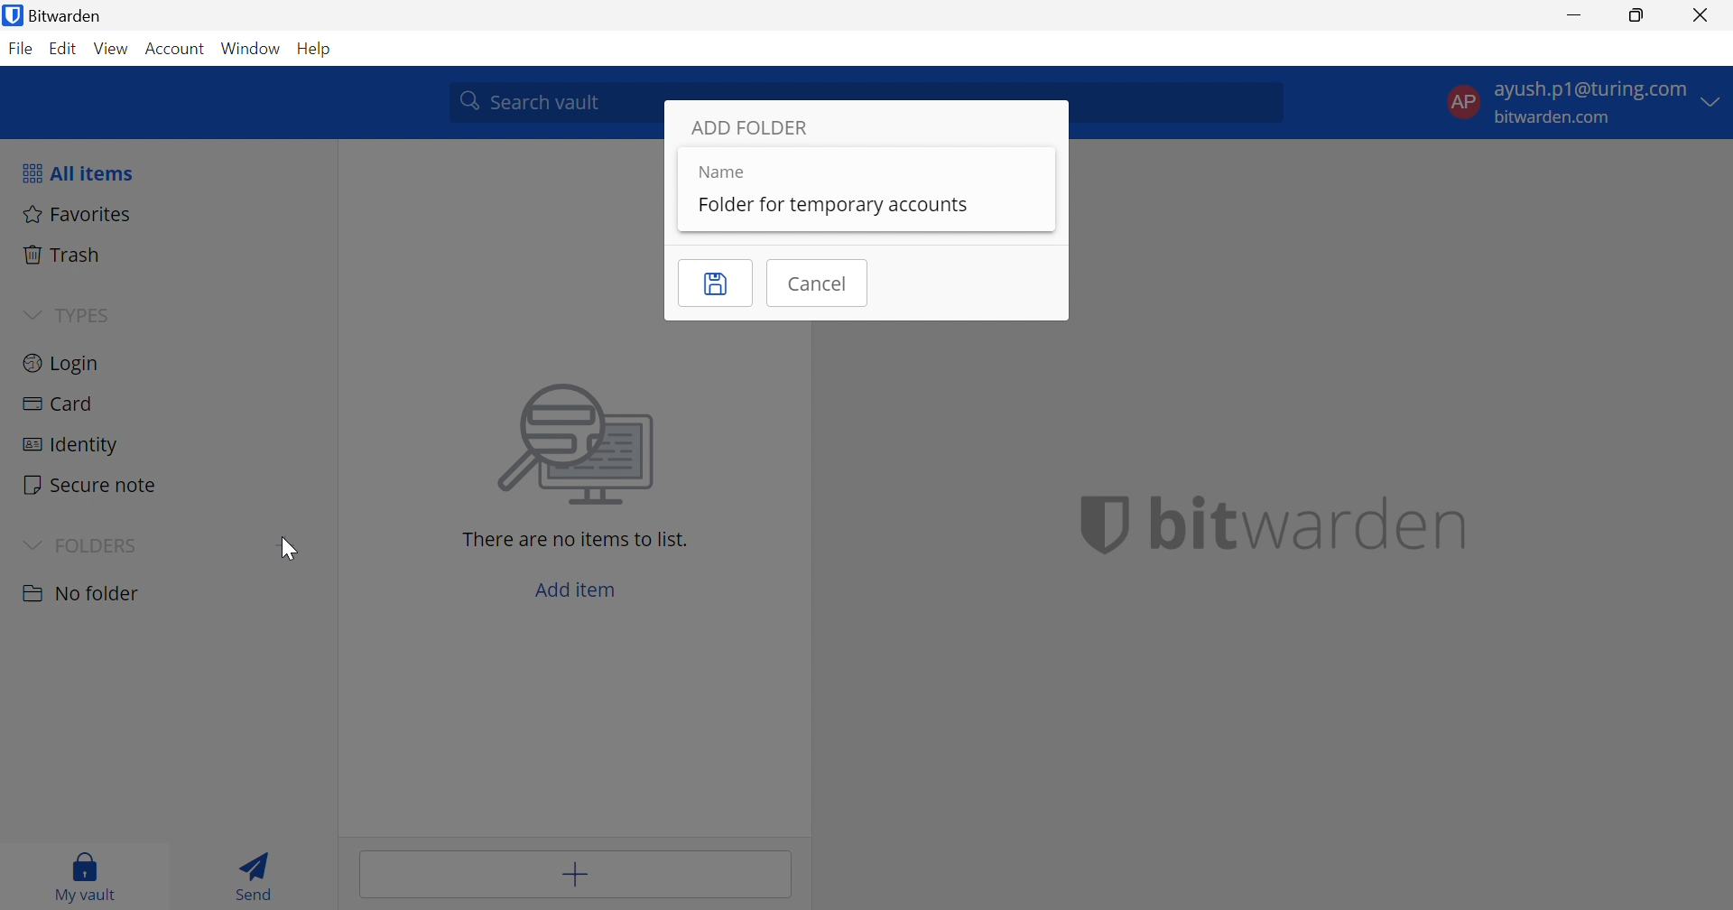 The width and height of the screenshot is (1733, 910). I want to click on Send, so click(255, 876).